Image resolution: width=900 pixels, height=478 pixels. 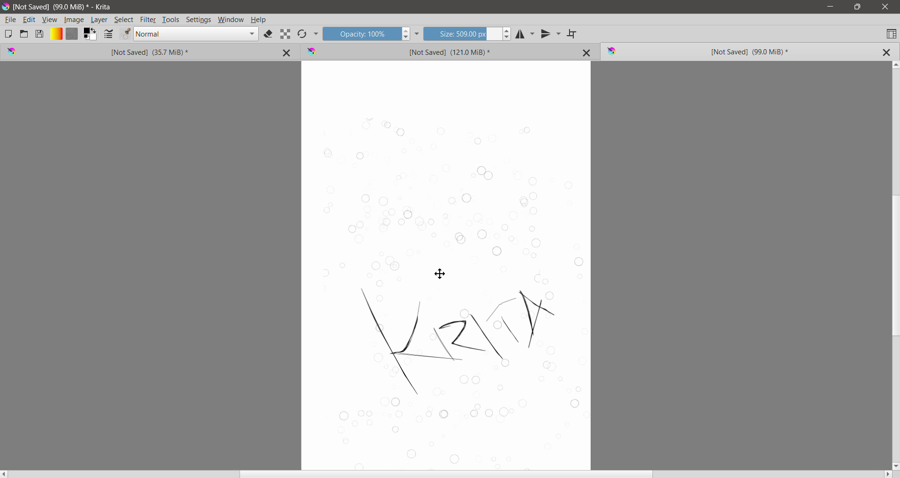 I want to click on Edit Brush Preset, so click(x=125, y=34).